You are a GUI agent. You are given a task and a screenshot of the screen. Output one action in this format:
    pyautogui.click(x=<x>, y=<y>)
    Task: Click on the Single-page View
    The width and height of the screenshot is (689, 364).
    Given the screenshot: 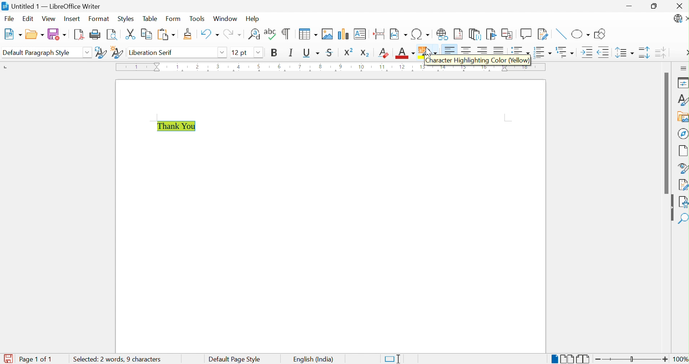 What is the action you would take?
    pyautogui.click(x=552, y=358)
    